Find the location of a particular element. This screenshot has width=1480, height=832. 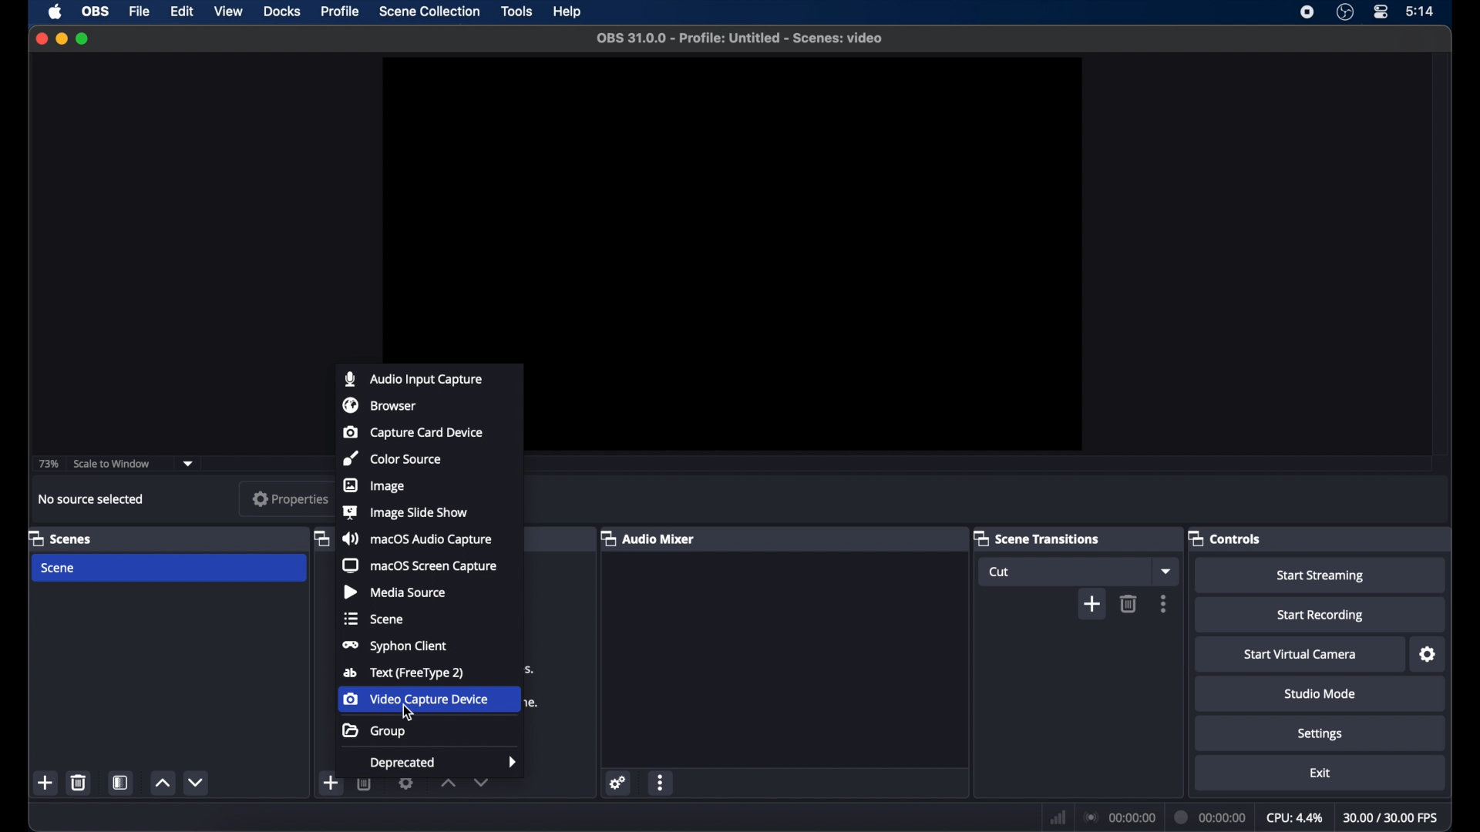

file is located at coordinates (139, 11).